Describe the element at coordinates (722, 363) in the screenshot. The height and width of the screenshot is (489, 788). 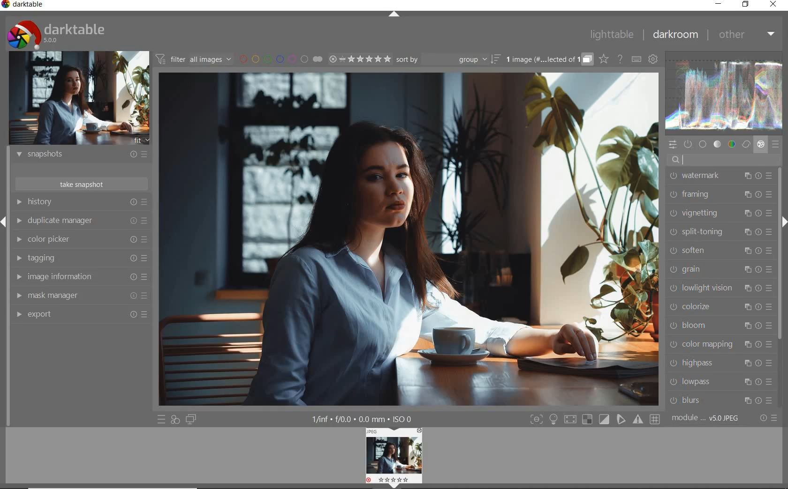
I see `highpass` at that location.